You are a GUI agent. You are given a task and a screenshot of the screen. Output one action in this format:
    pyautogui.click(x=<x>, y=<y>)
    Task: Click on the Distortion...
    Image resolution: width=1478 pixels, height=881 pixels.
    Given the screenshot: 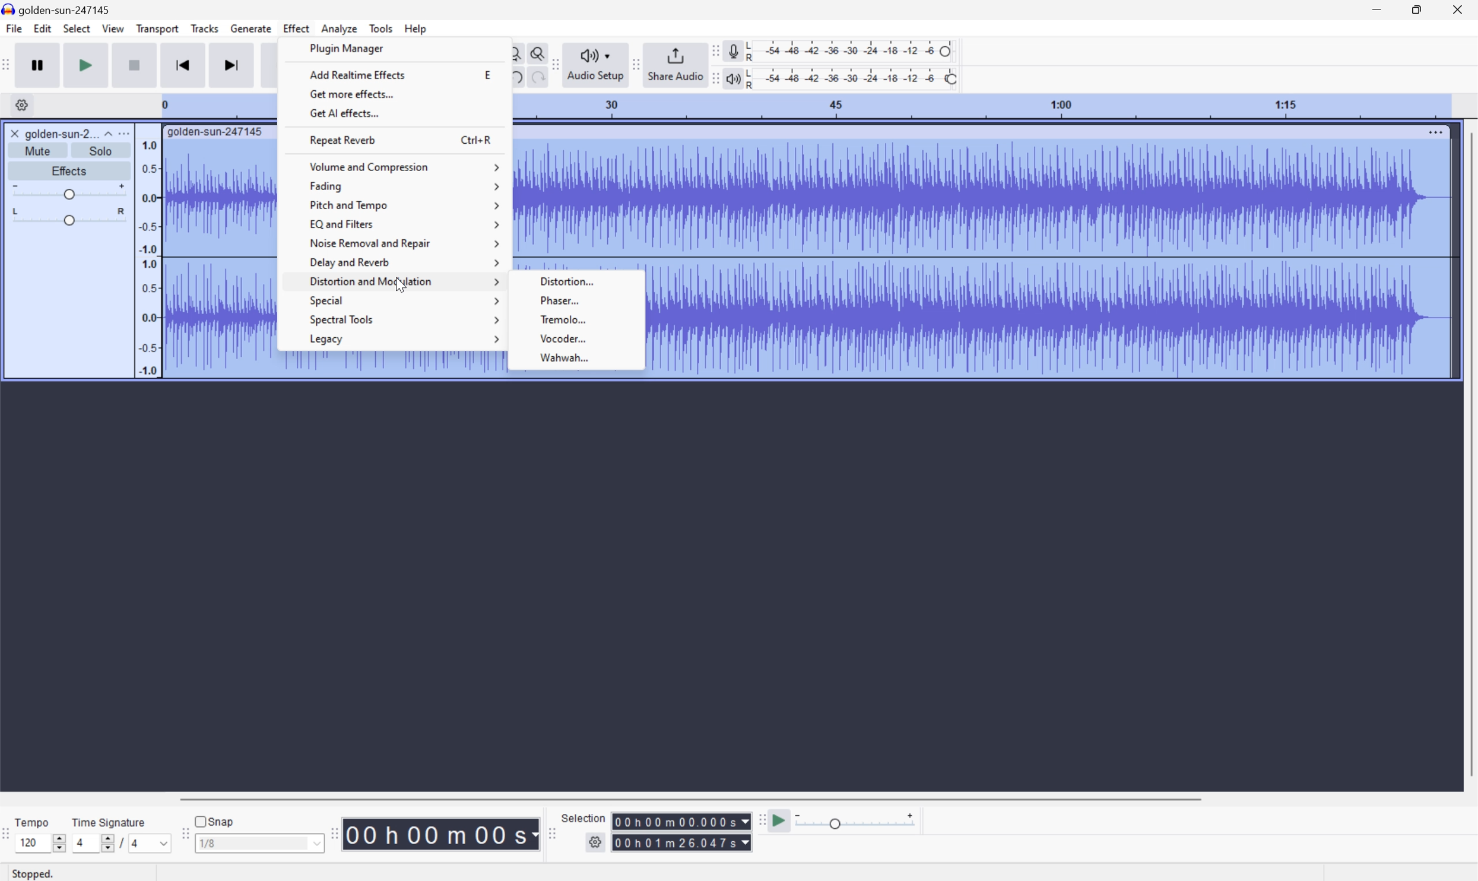 What is the action you would take?
    pyautogui.click(x=583, y=280)
    